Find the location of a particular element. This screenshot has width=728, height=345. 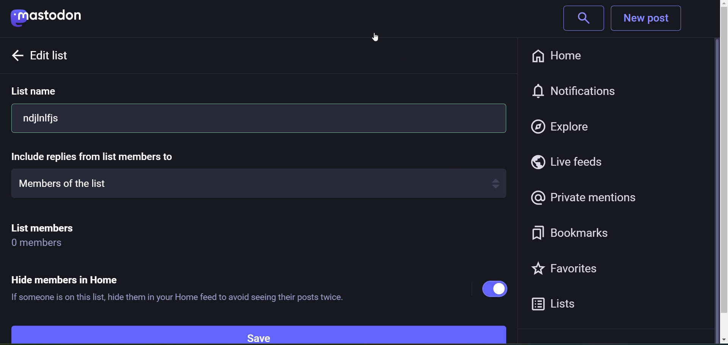

hide members in home enabled is located at coordinates (496, 289).